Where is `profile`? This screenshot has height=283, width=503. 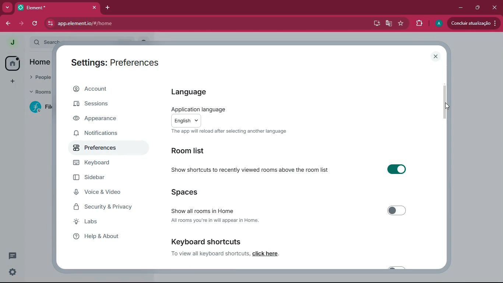 profile is located at coordinates (437, 24).